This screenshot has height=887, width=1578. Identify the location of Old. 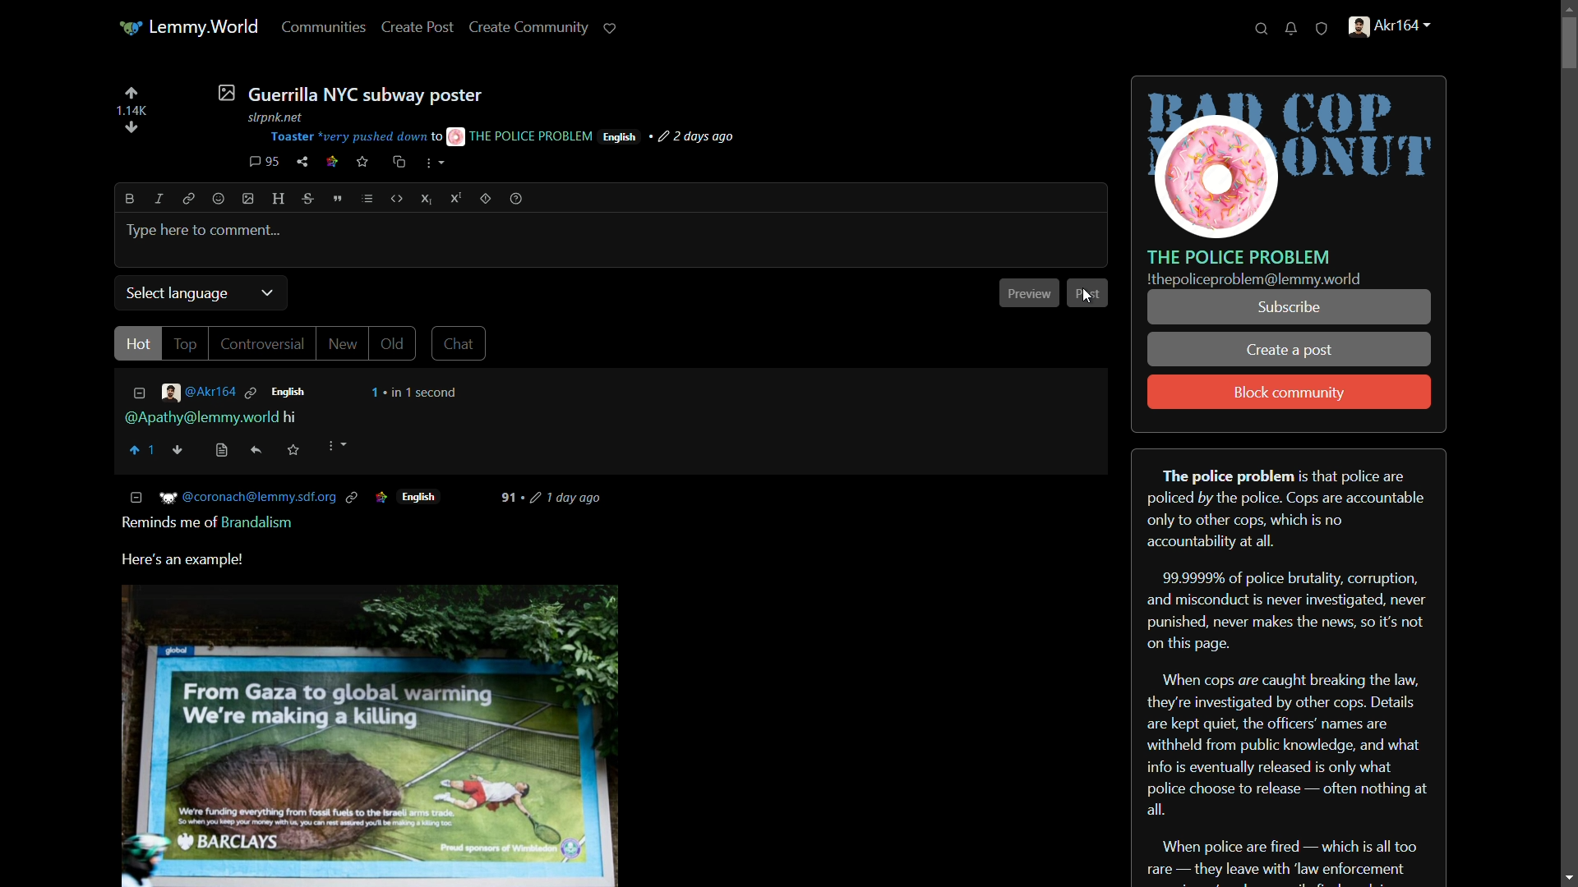
(393, 344).